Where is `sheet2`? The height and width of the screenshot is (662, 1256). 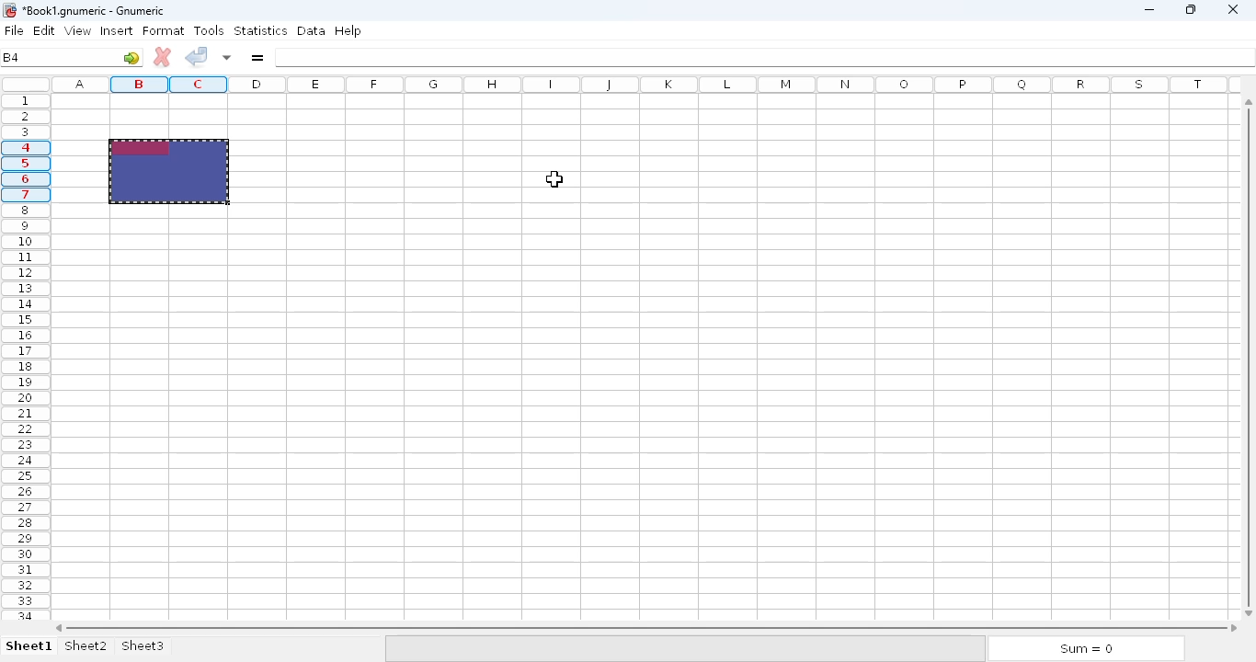 sheet2 is located at coordinates (86, 646).